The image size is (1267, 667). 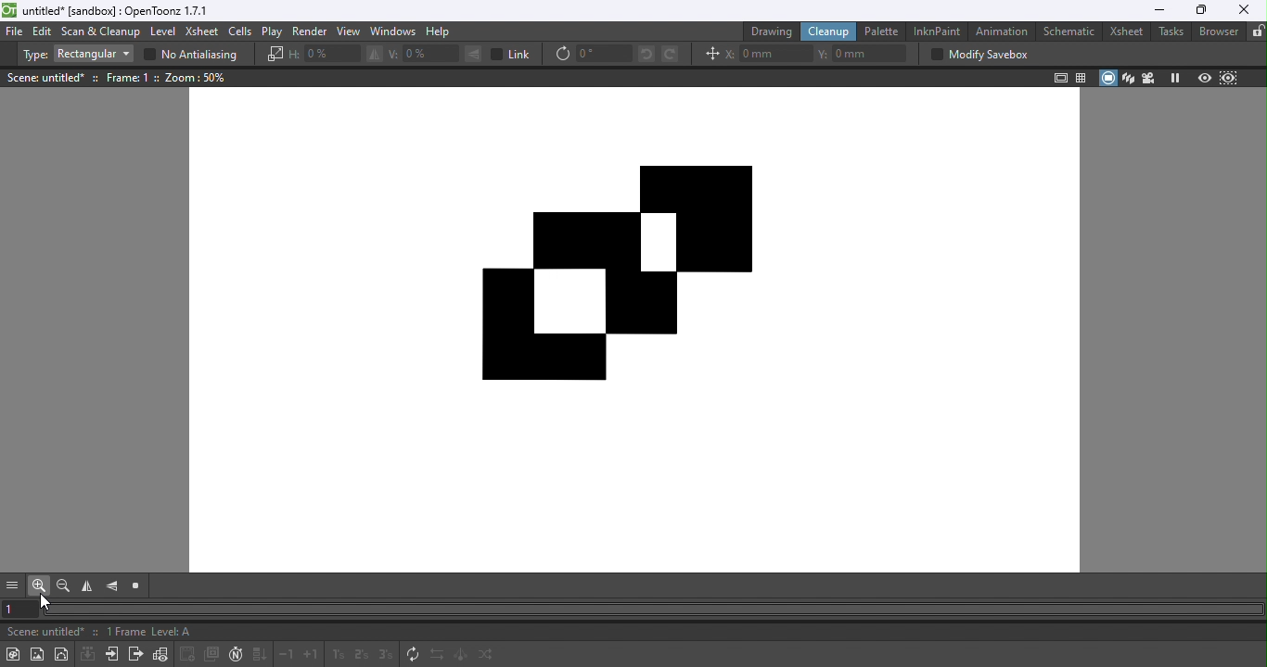 What do you see at coordinates (1205, 76) in the screenshot?
I see `Preview` at bounding box center [1205, 76].